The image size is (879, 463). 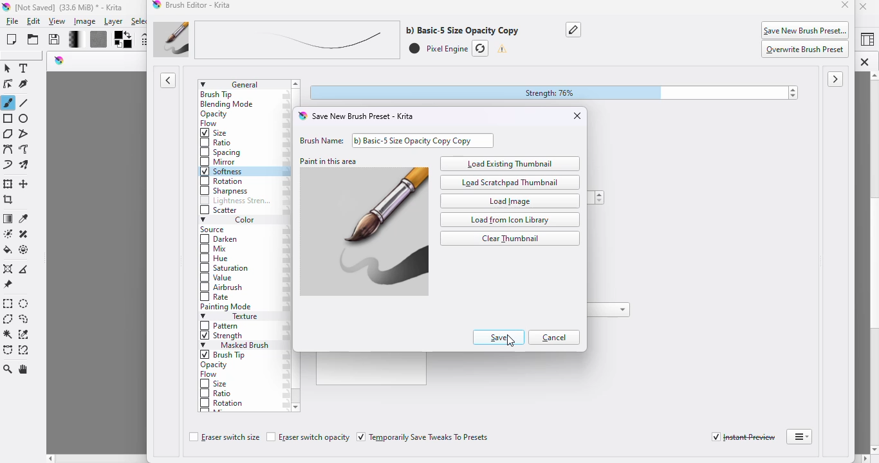 What do you see at coordinates (510, 201) in the screenshot?
I see `load image` at bounding box center [510, 201].